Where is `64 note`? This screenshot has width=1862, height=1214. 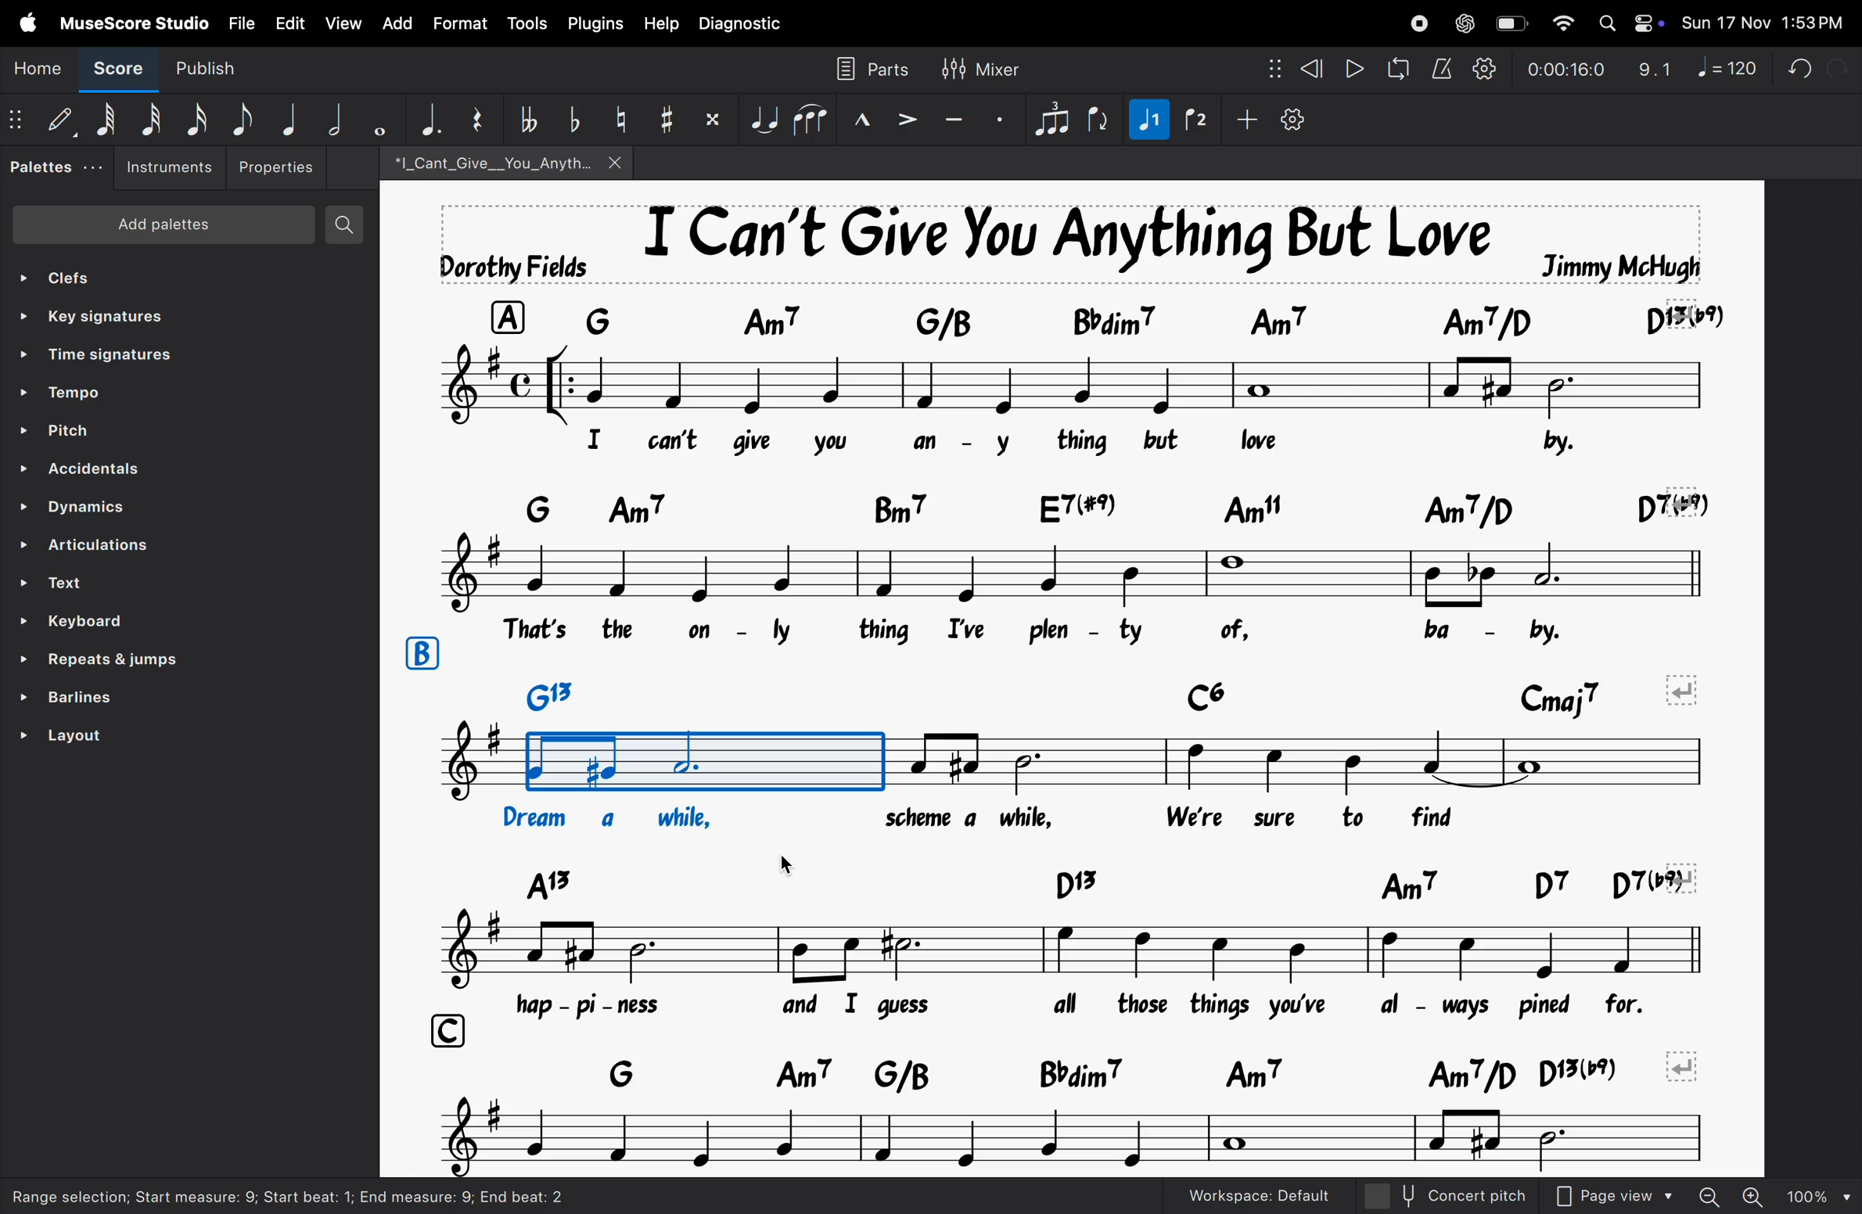
64 note is located at coordinates (105, 122).